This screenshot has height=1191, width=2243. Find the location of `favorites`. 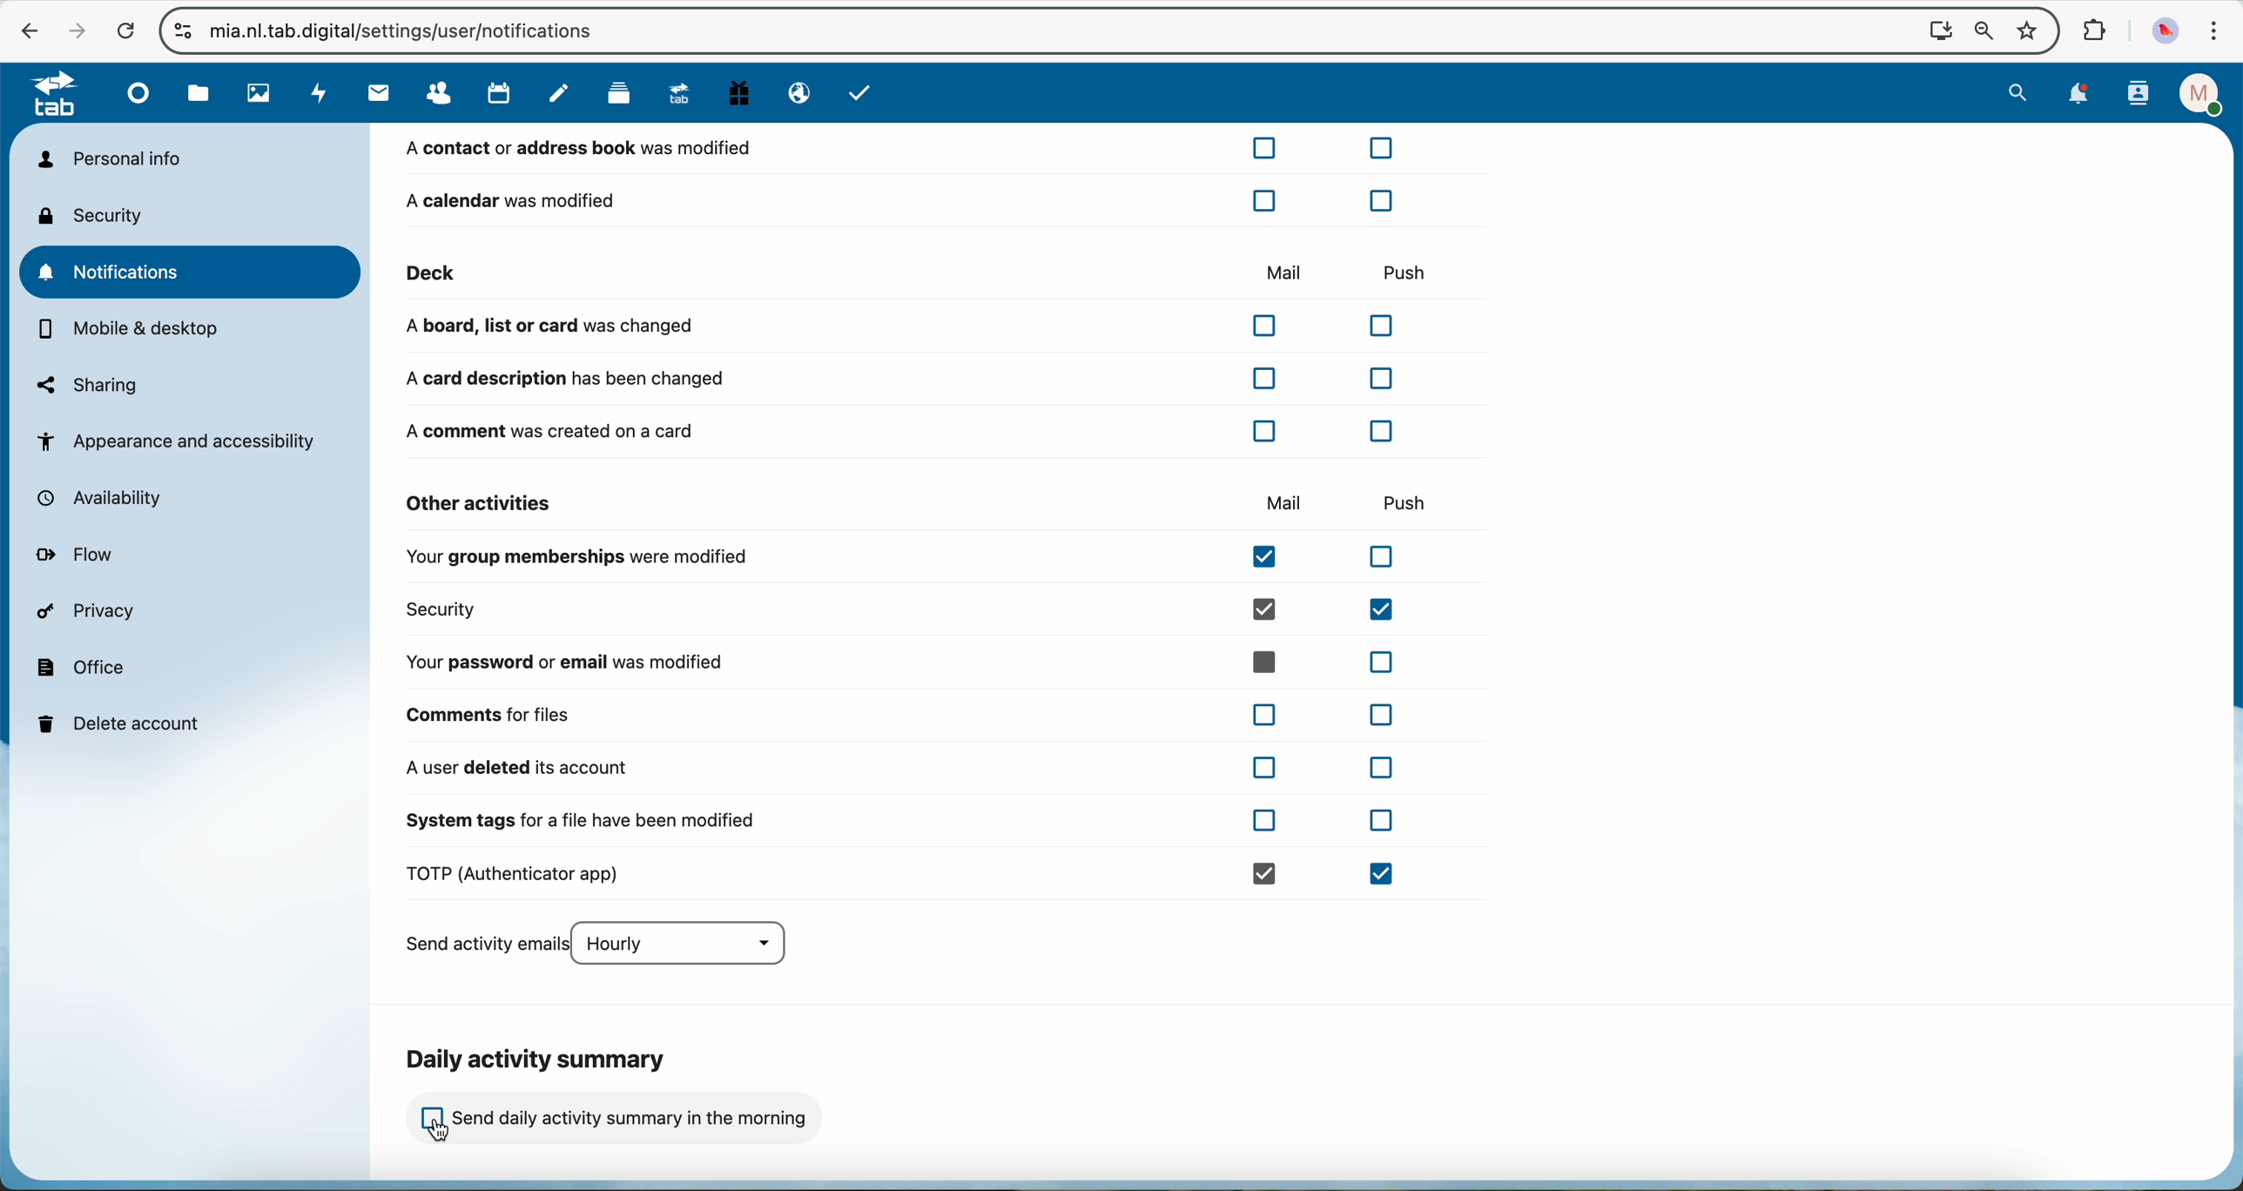

favorites is located at coordinates (2025, 26).